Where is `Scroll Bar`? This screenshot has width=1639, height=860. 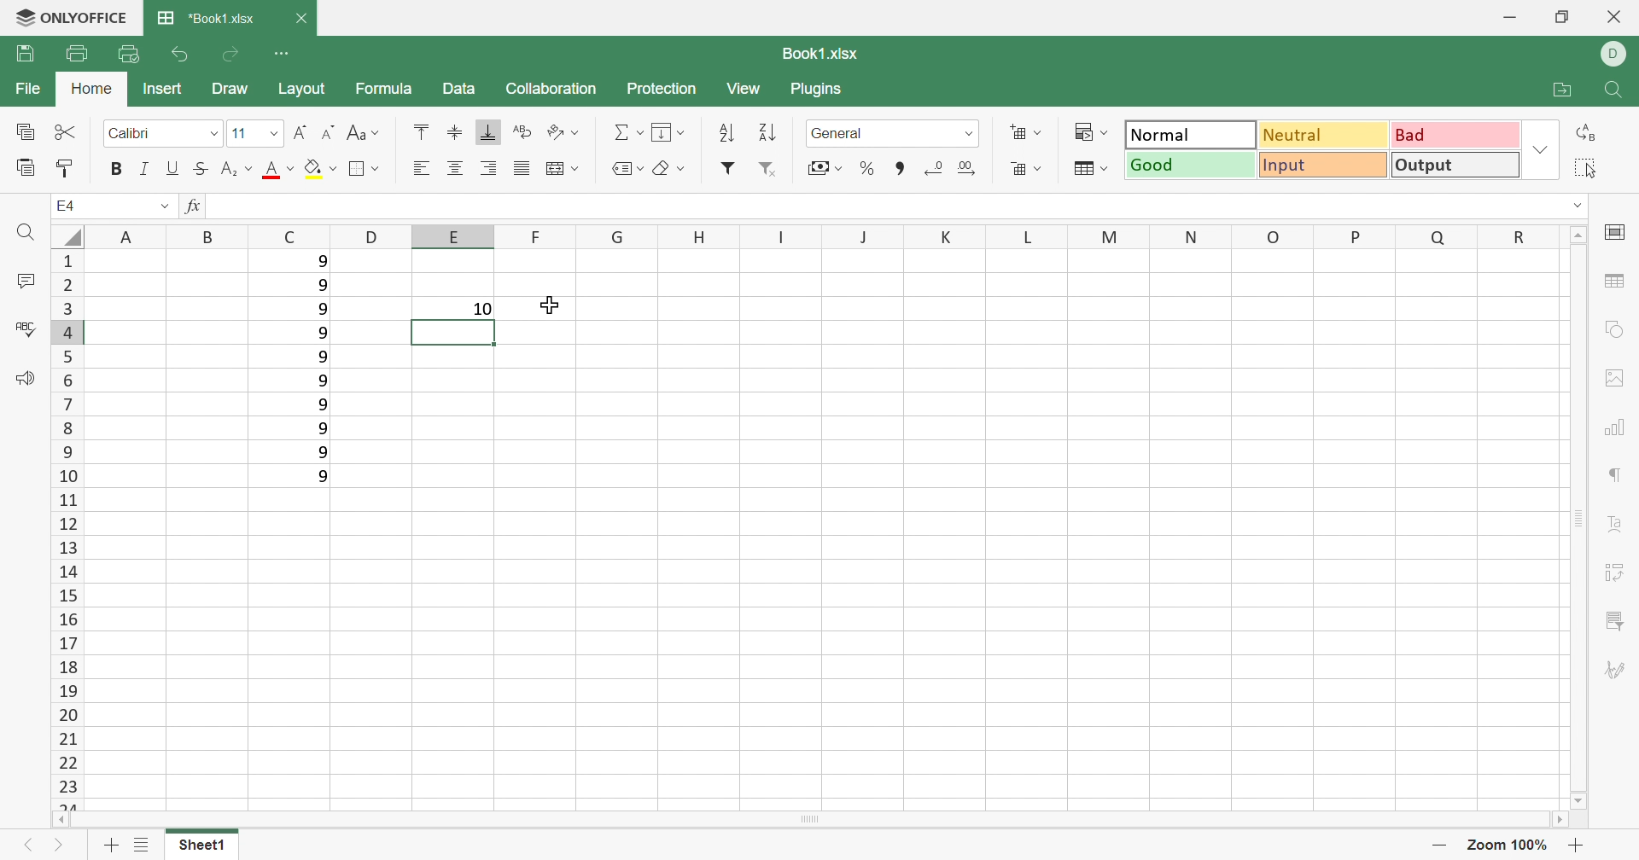
Scroll Bar is located at coordinates (813, 822).